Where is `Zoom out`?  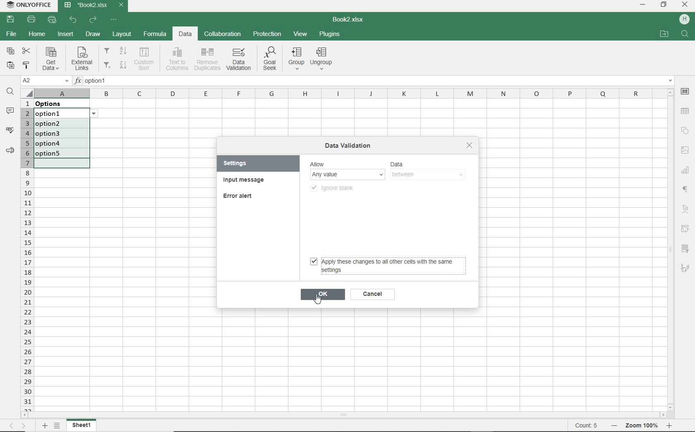
Zoom out is located at coordinates (612, 426).